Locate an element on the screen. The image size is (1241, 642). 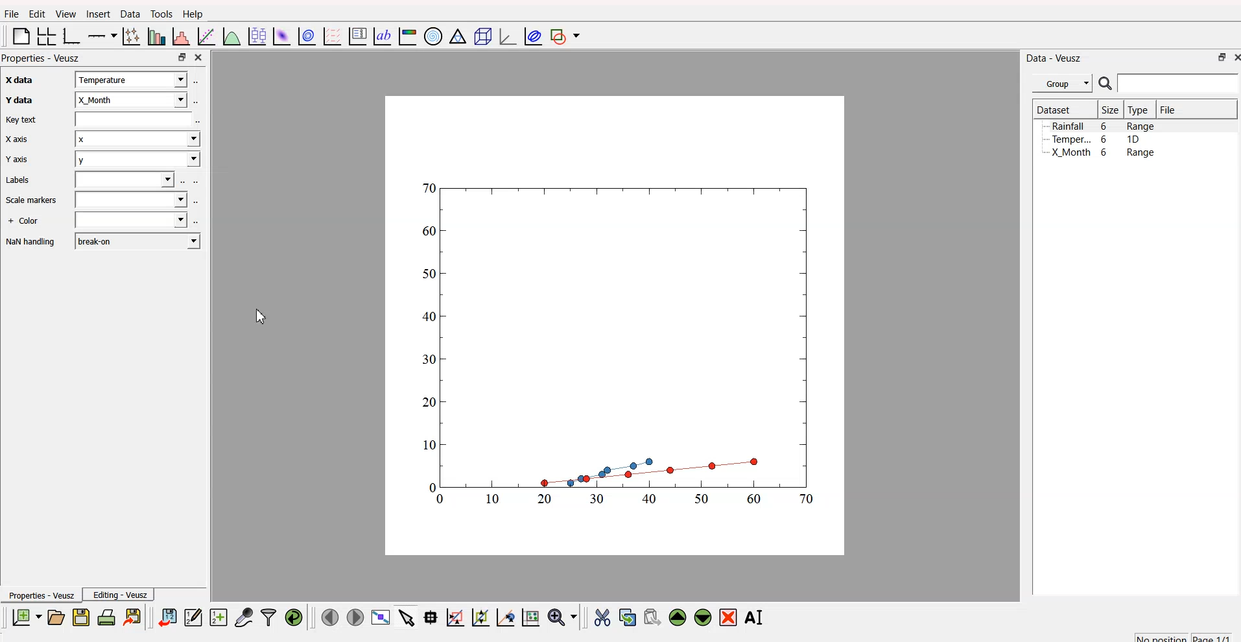
maximize is located at coordinates (1218, 59).